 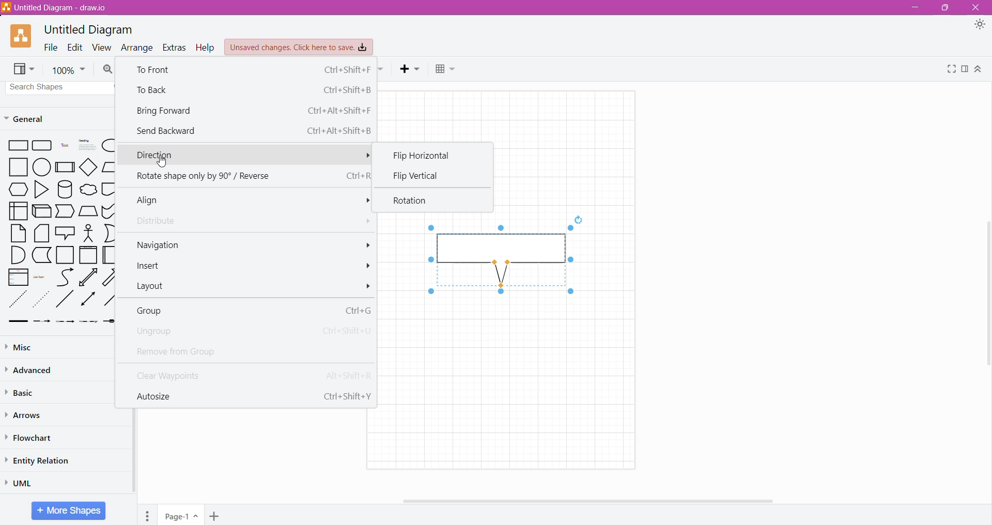 I want to click on grid rectangle, so click(x=42, y=146).